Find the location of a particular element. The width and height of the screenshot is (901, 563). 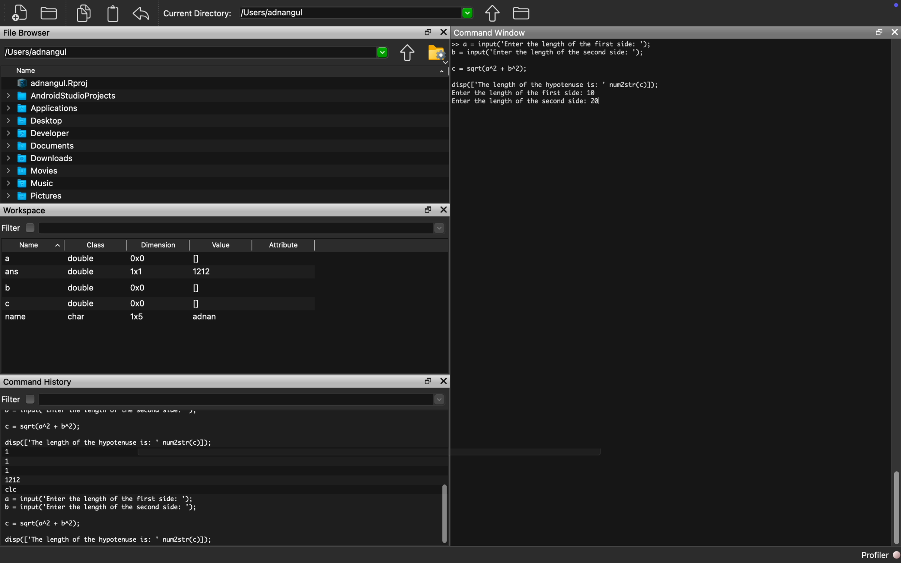

documents is located at coordinates (83, 12).